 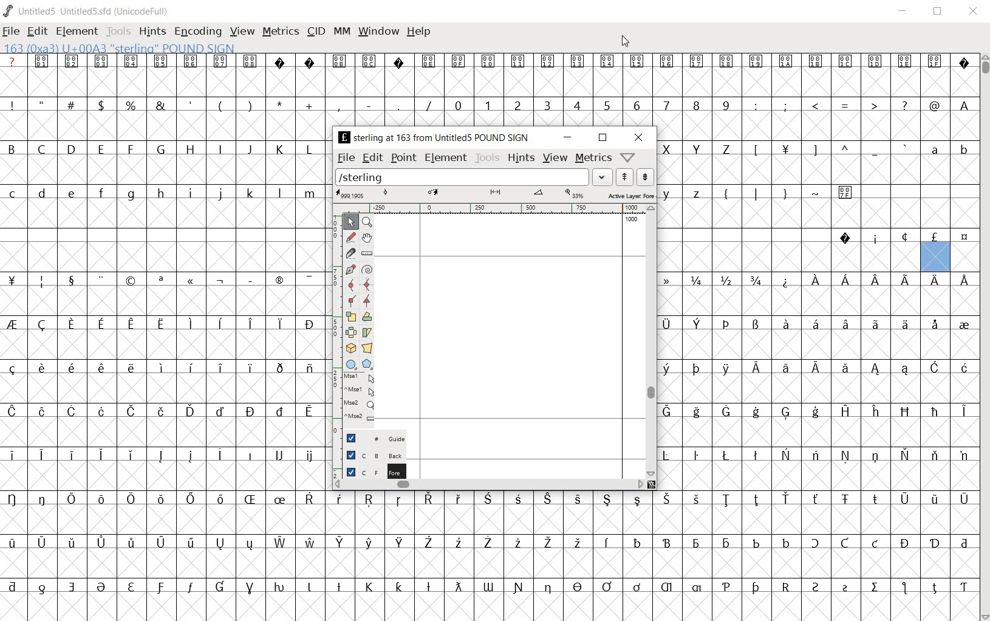 I want to click on <, so click(x=814, y=106).